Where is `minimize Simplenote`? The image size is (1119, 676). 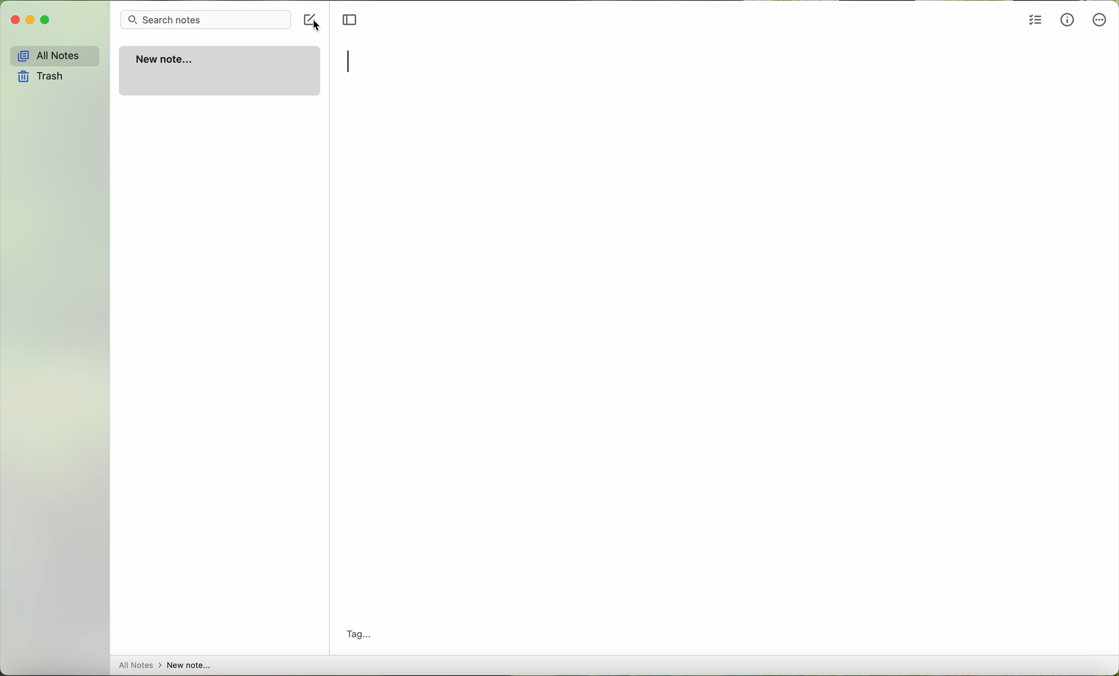 minimize Simplenote is located at coordinates (30, 21).